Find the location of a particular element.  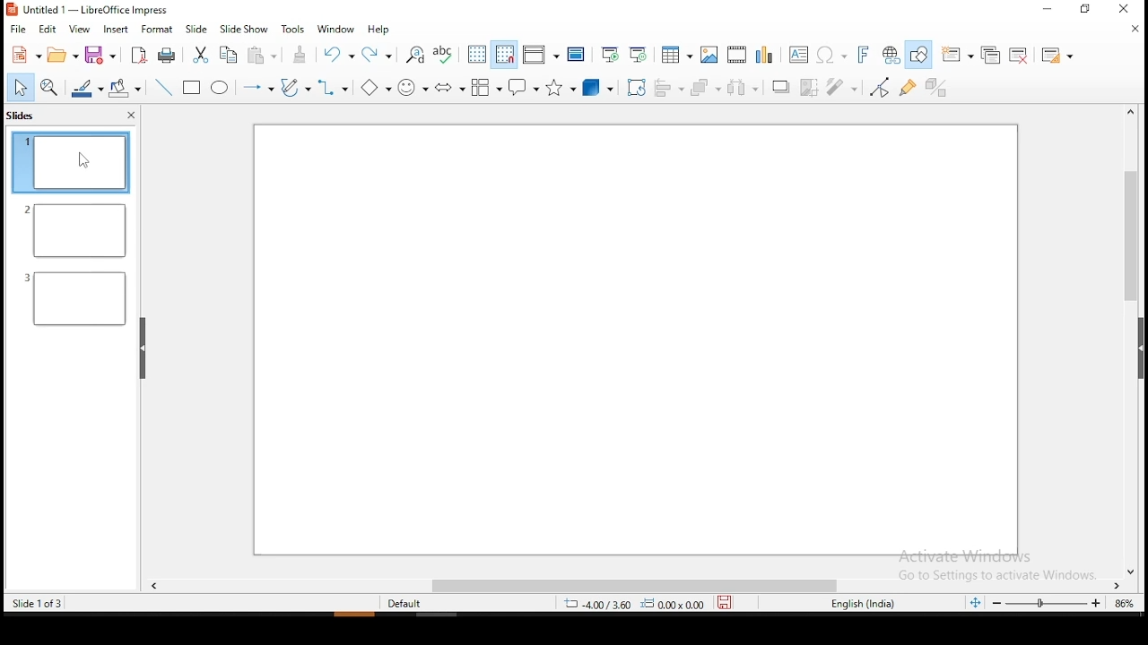

cut is located at coordinates (198, 56).